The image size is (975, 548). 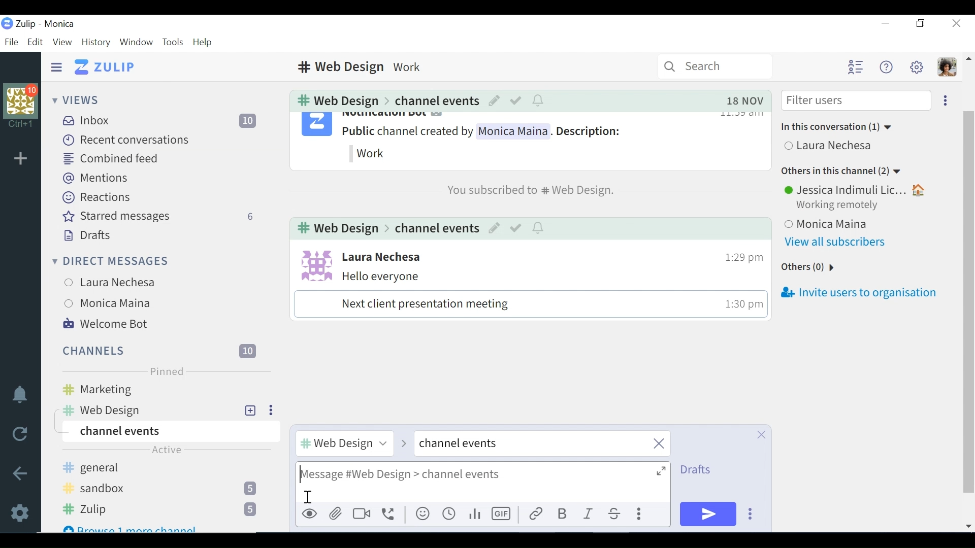 I want to click on Settings menu, so click(x=917, y=66).